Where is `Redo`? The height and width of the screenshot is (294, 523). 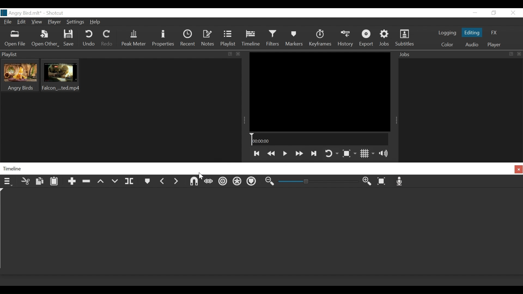
Redo is located at coordinates (107, 38).